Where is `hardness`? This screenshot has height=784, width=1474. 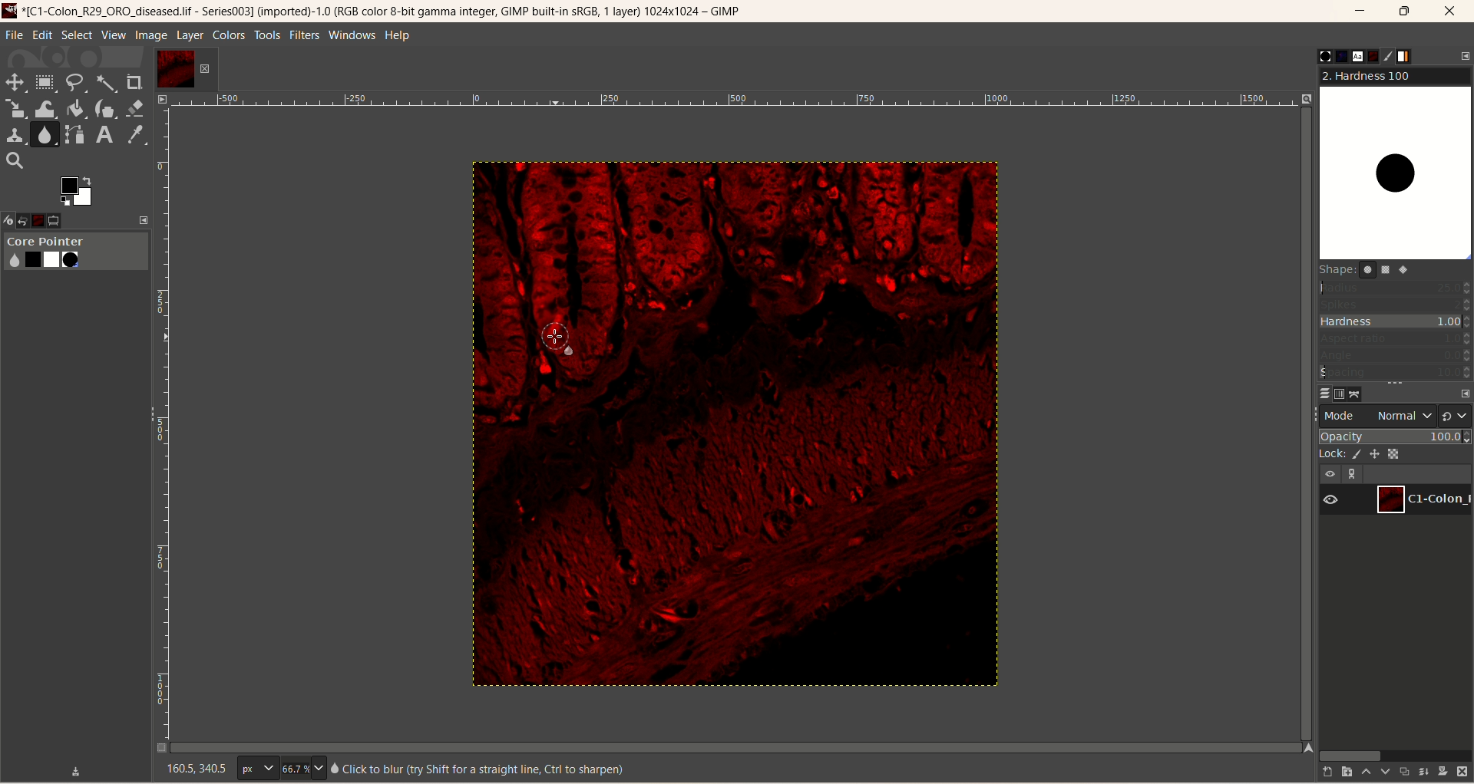
hardness is located at coordinates (1396, 323).